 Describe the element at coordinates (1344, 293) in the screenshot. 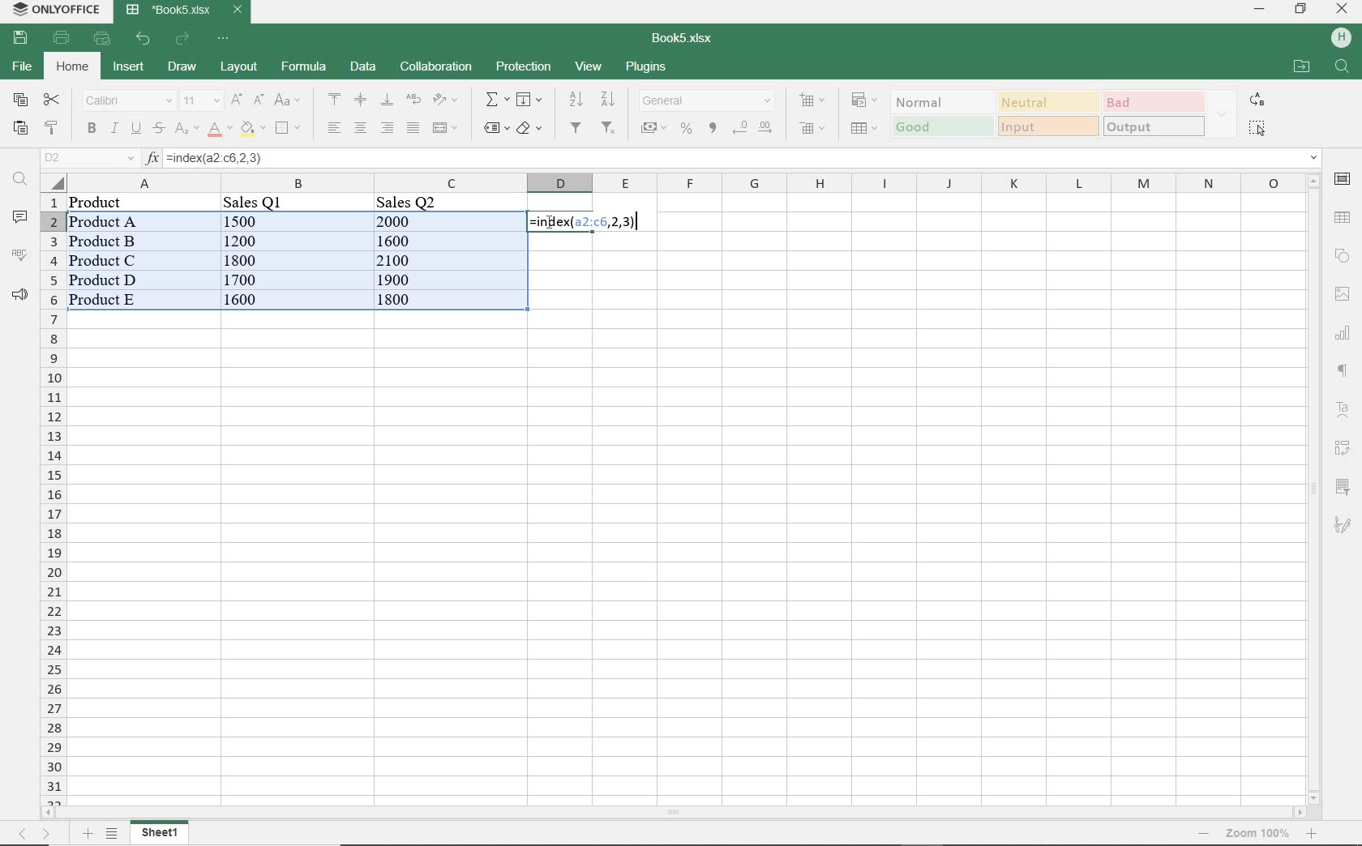

I see `image` at that location.